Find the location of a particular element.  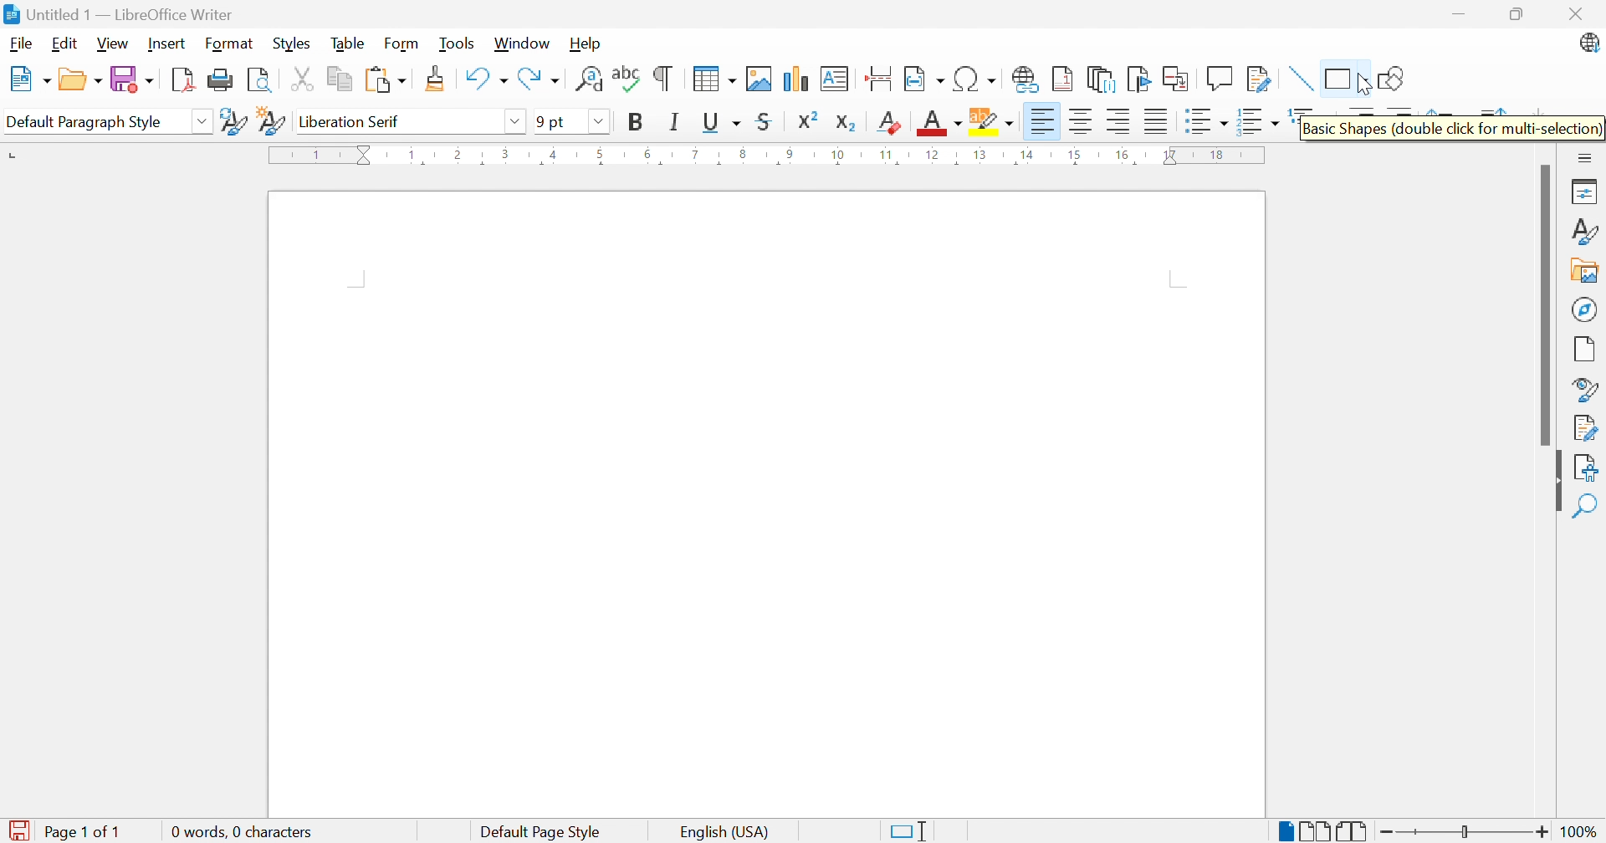

Subscript is located at coordinates (846, 123).